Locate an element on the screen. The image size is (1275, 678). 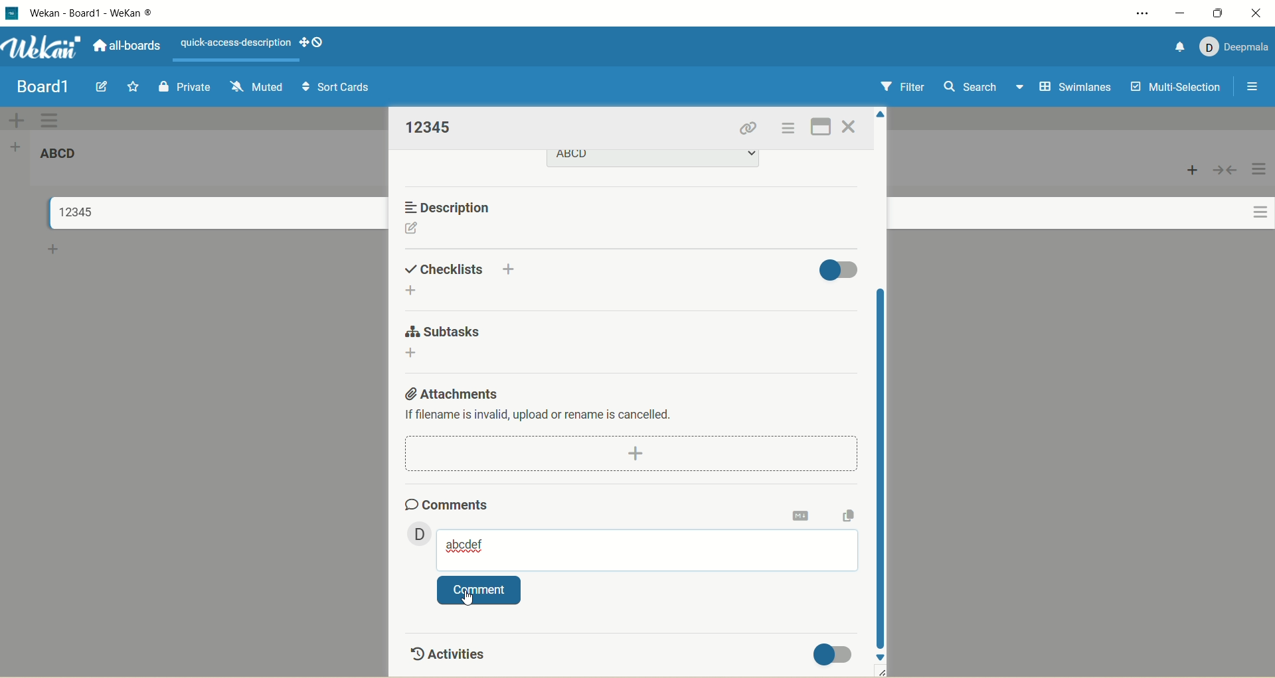
minimize is located at coordinates (1179, 13).